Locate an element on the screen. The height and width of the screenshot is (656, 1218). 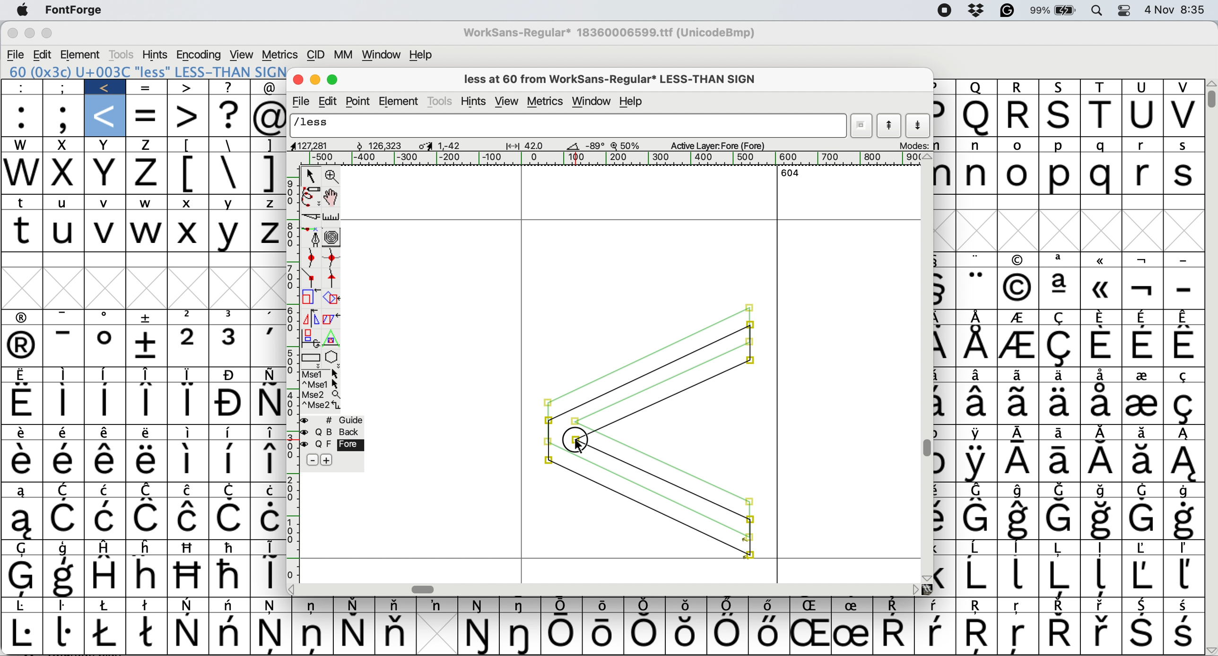
Symbol is located at coordinates (23, 520).